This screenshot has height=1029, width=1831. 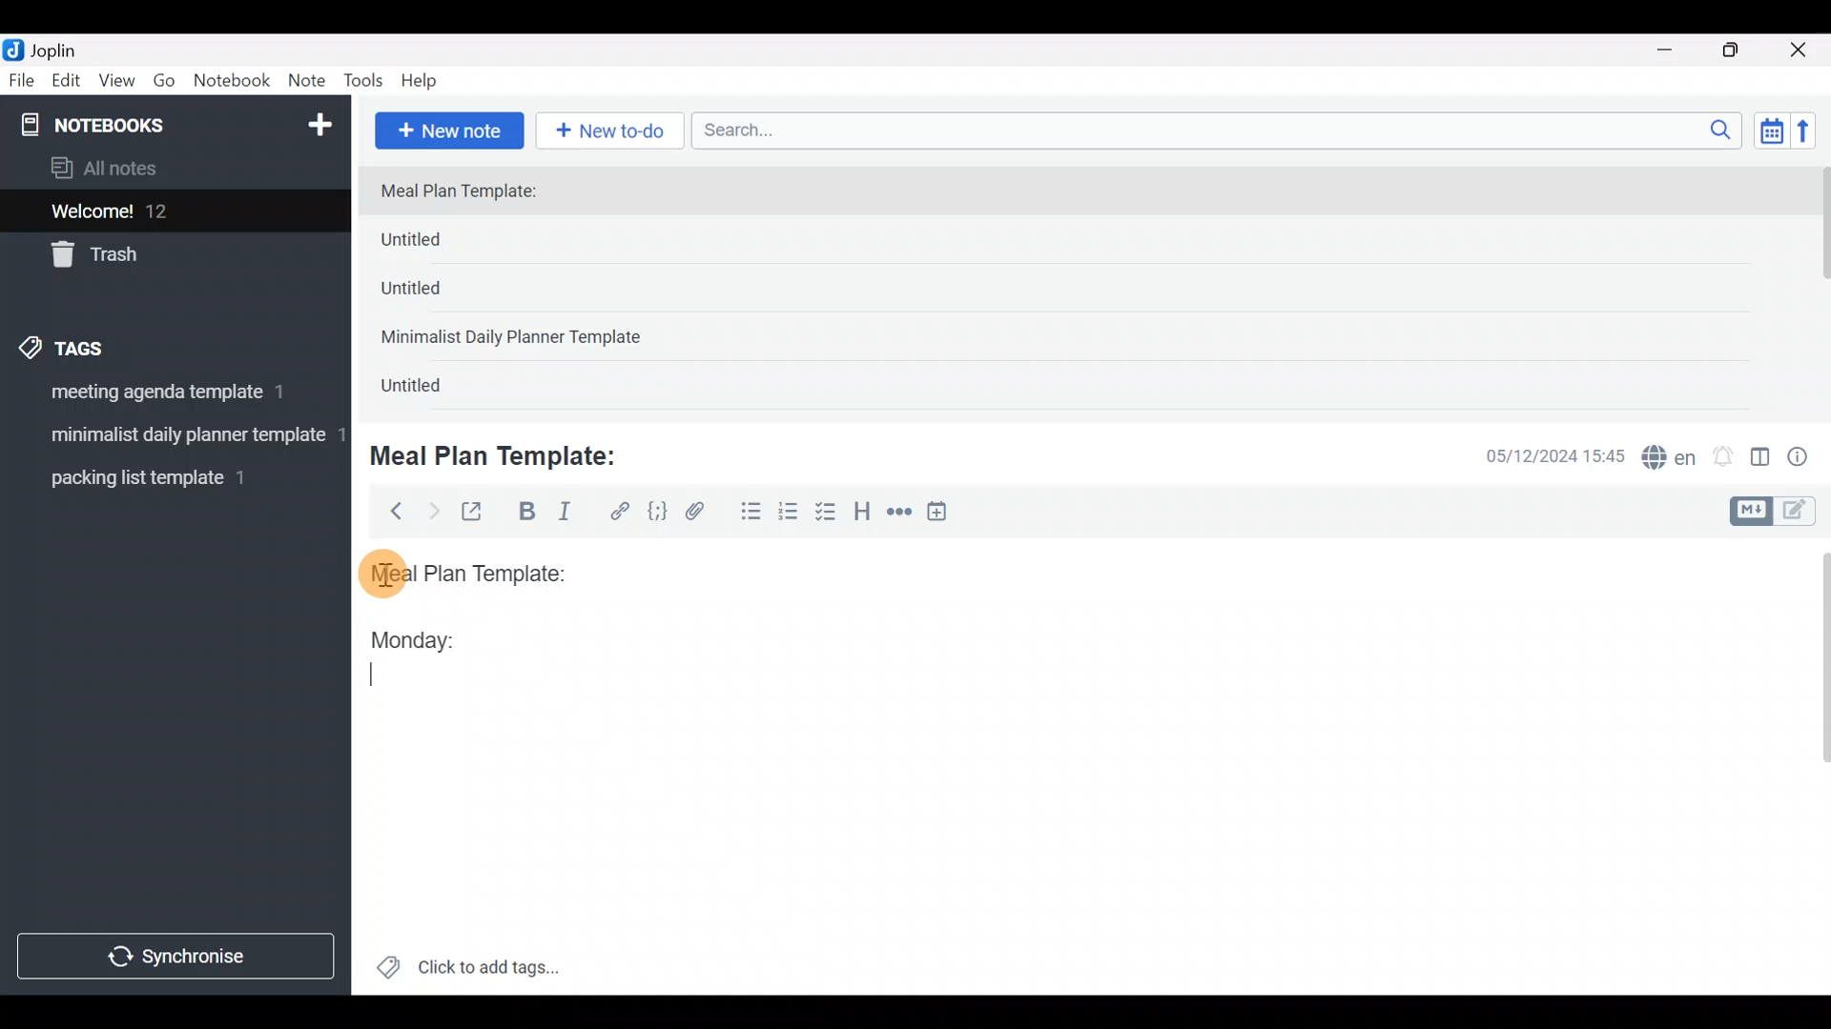 What do you see at coordinates (442, 244) in the screenshot?
I see `Untitled` at bounding box center [442, 244].